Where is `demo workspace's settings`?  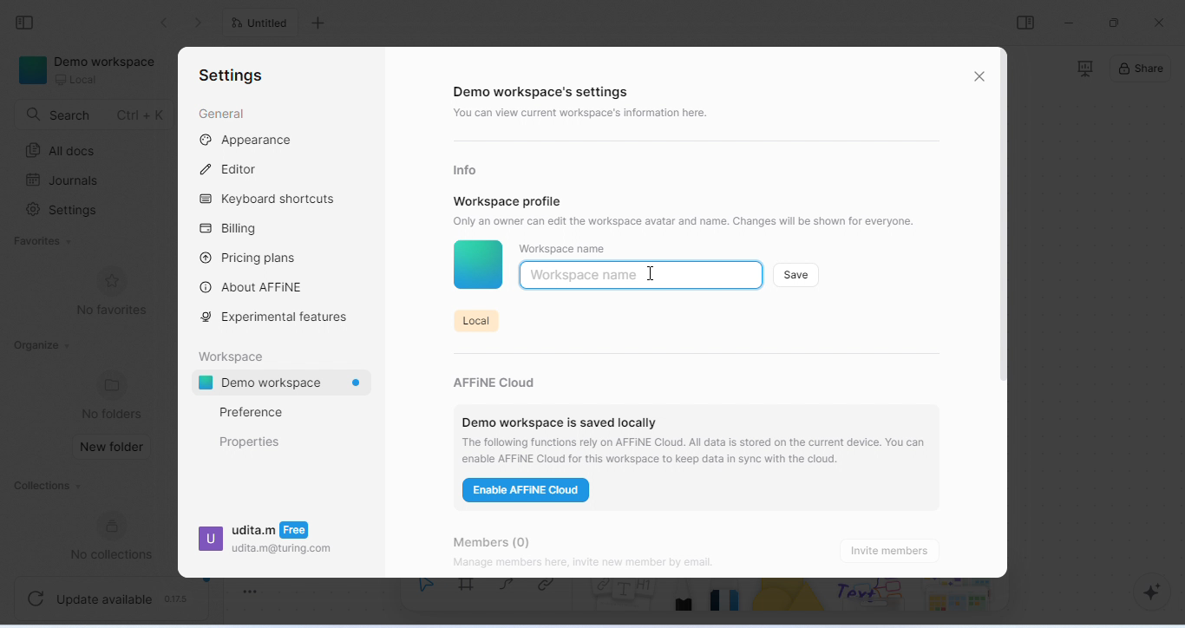
demo workspace's settings is located at coordinates (545, 93).